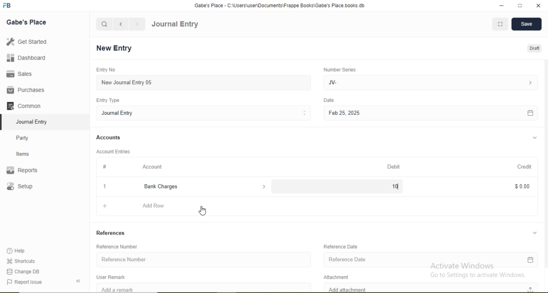  I want to click on Add attachment, so click(433, 287).